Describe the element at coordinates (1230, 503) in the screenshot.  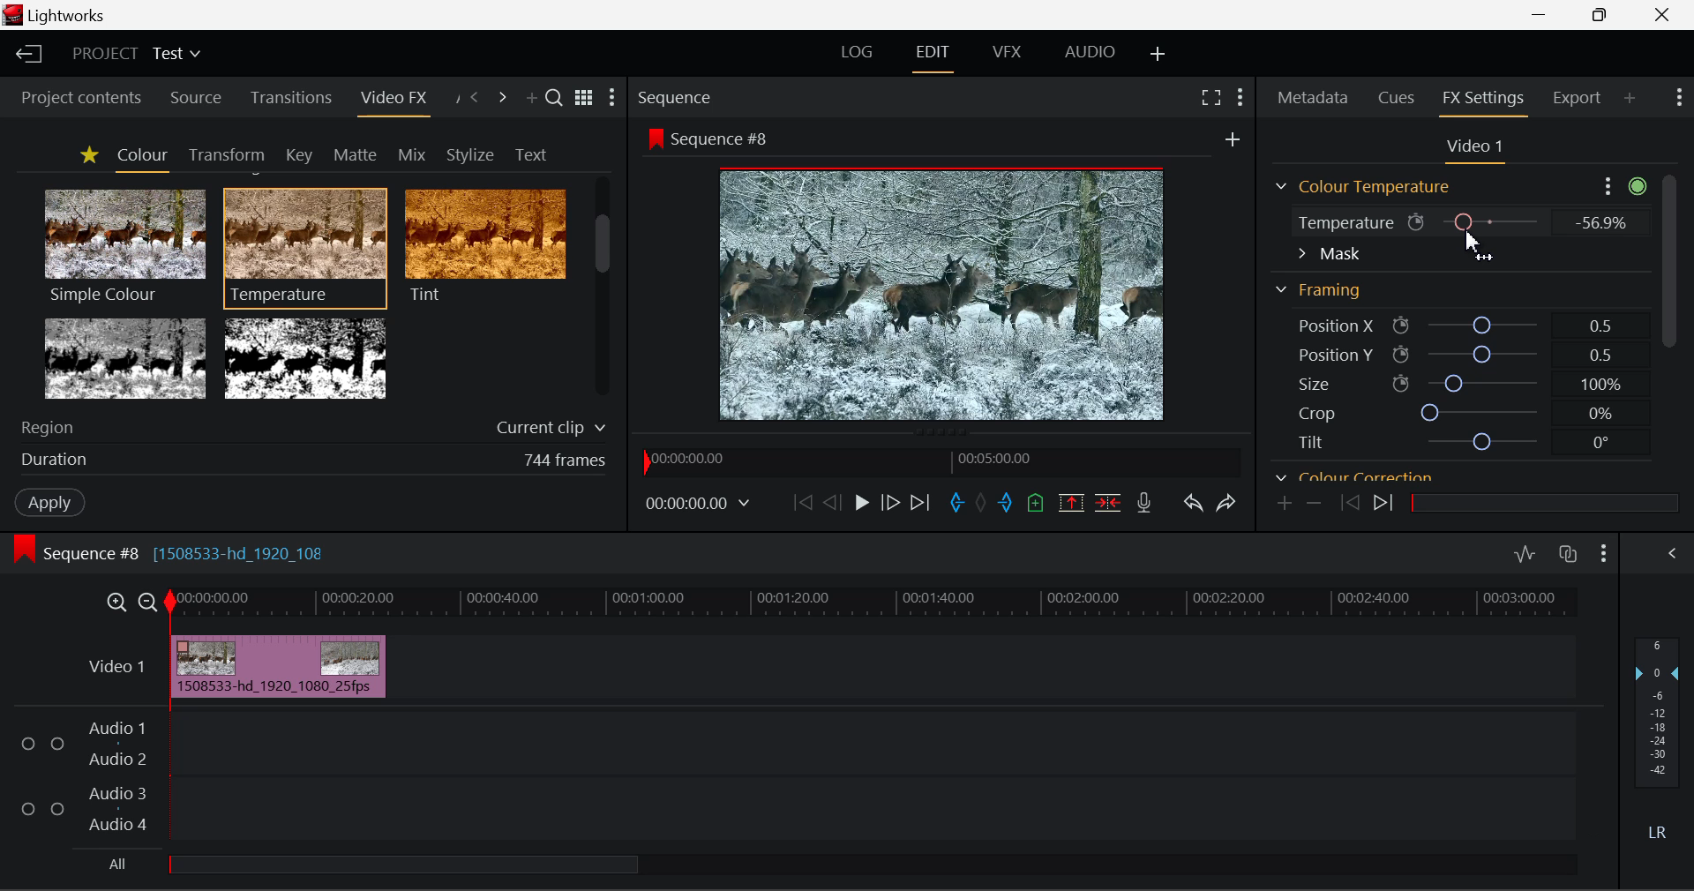
I see `Redo` at that location.